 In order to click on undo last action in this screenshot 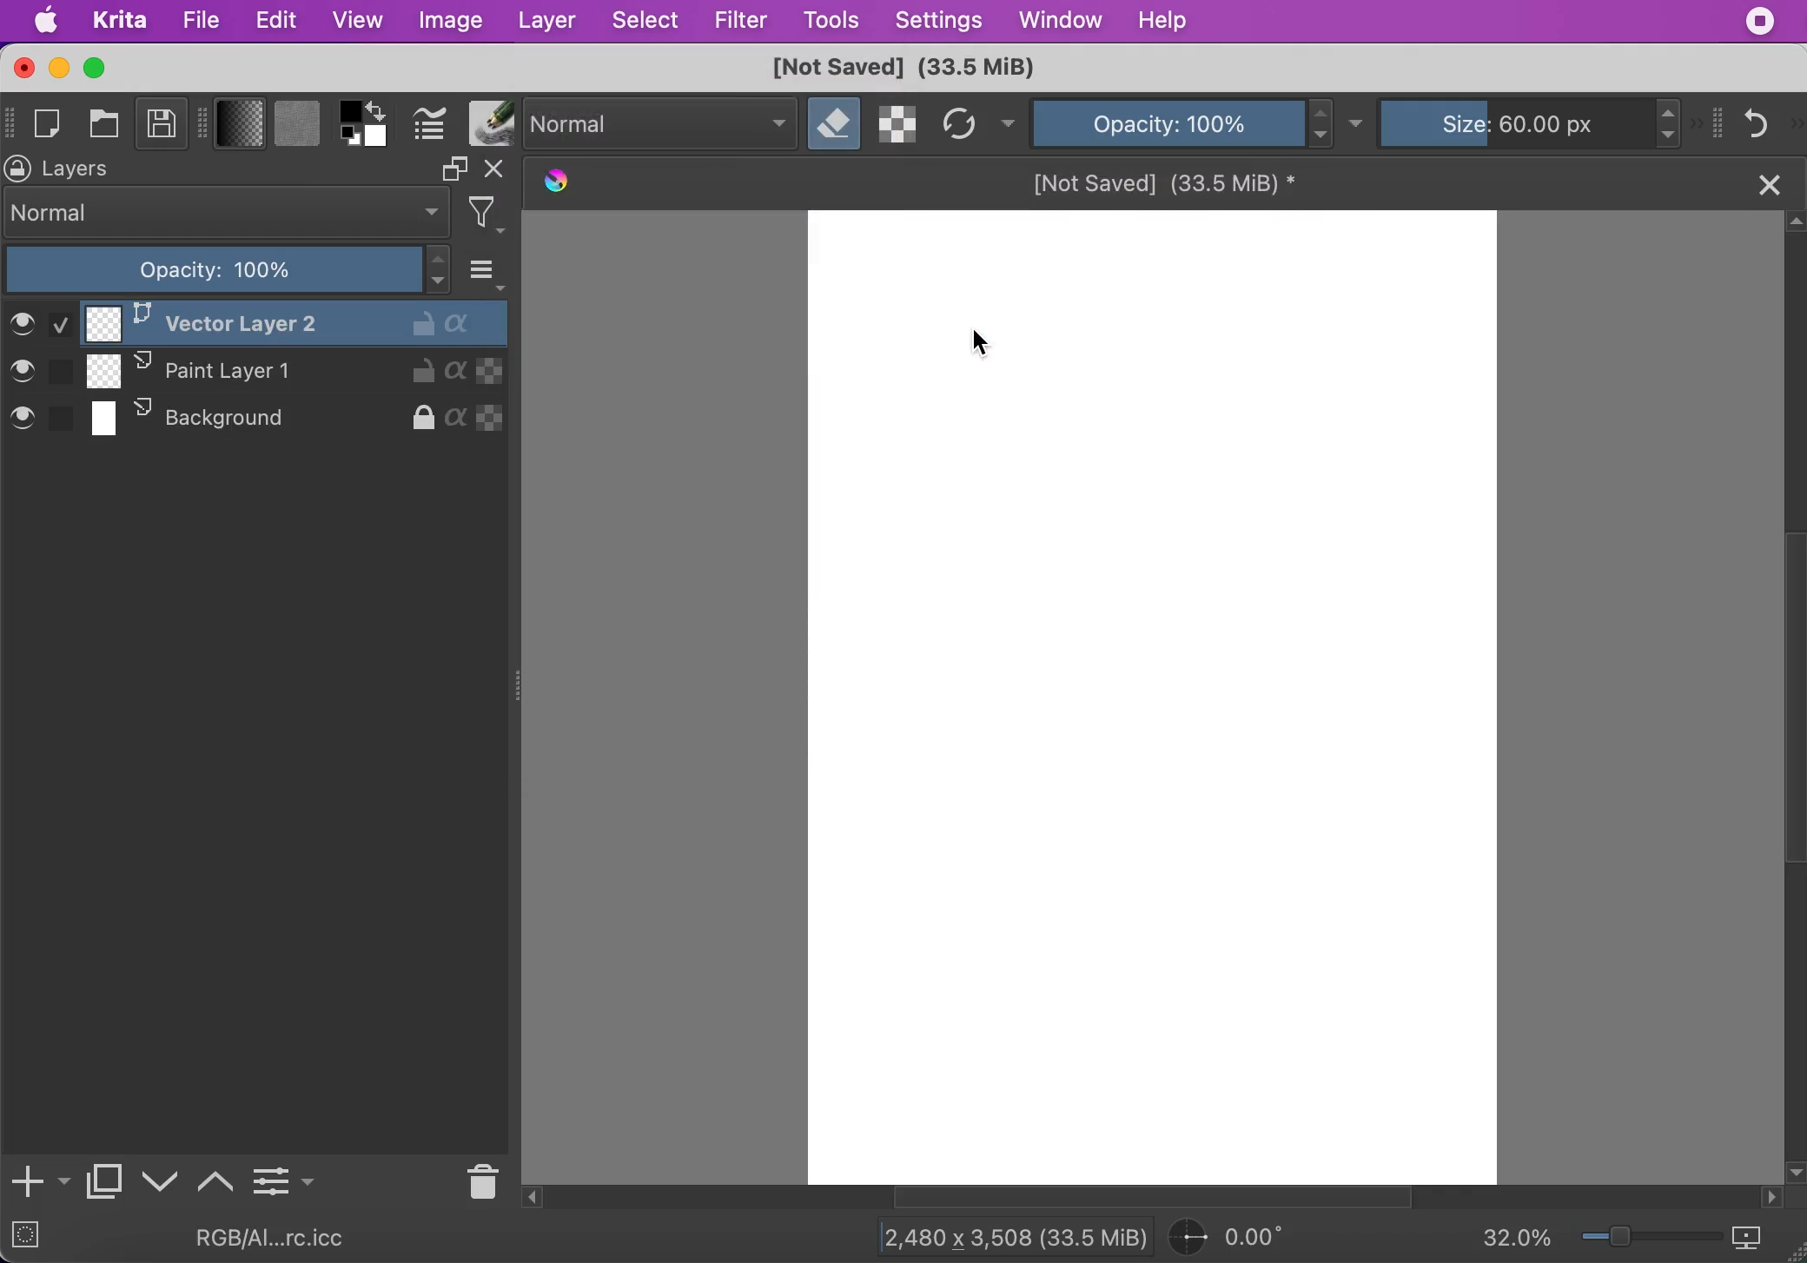, I will do `click(1759, 122)`.